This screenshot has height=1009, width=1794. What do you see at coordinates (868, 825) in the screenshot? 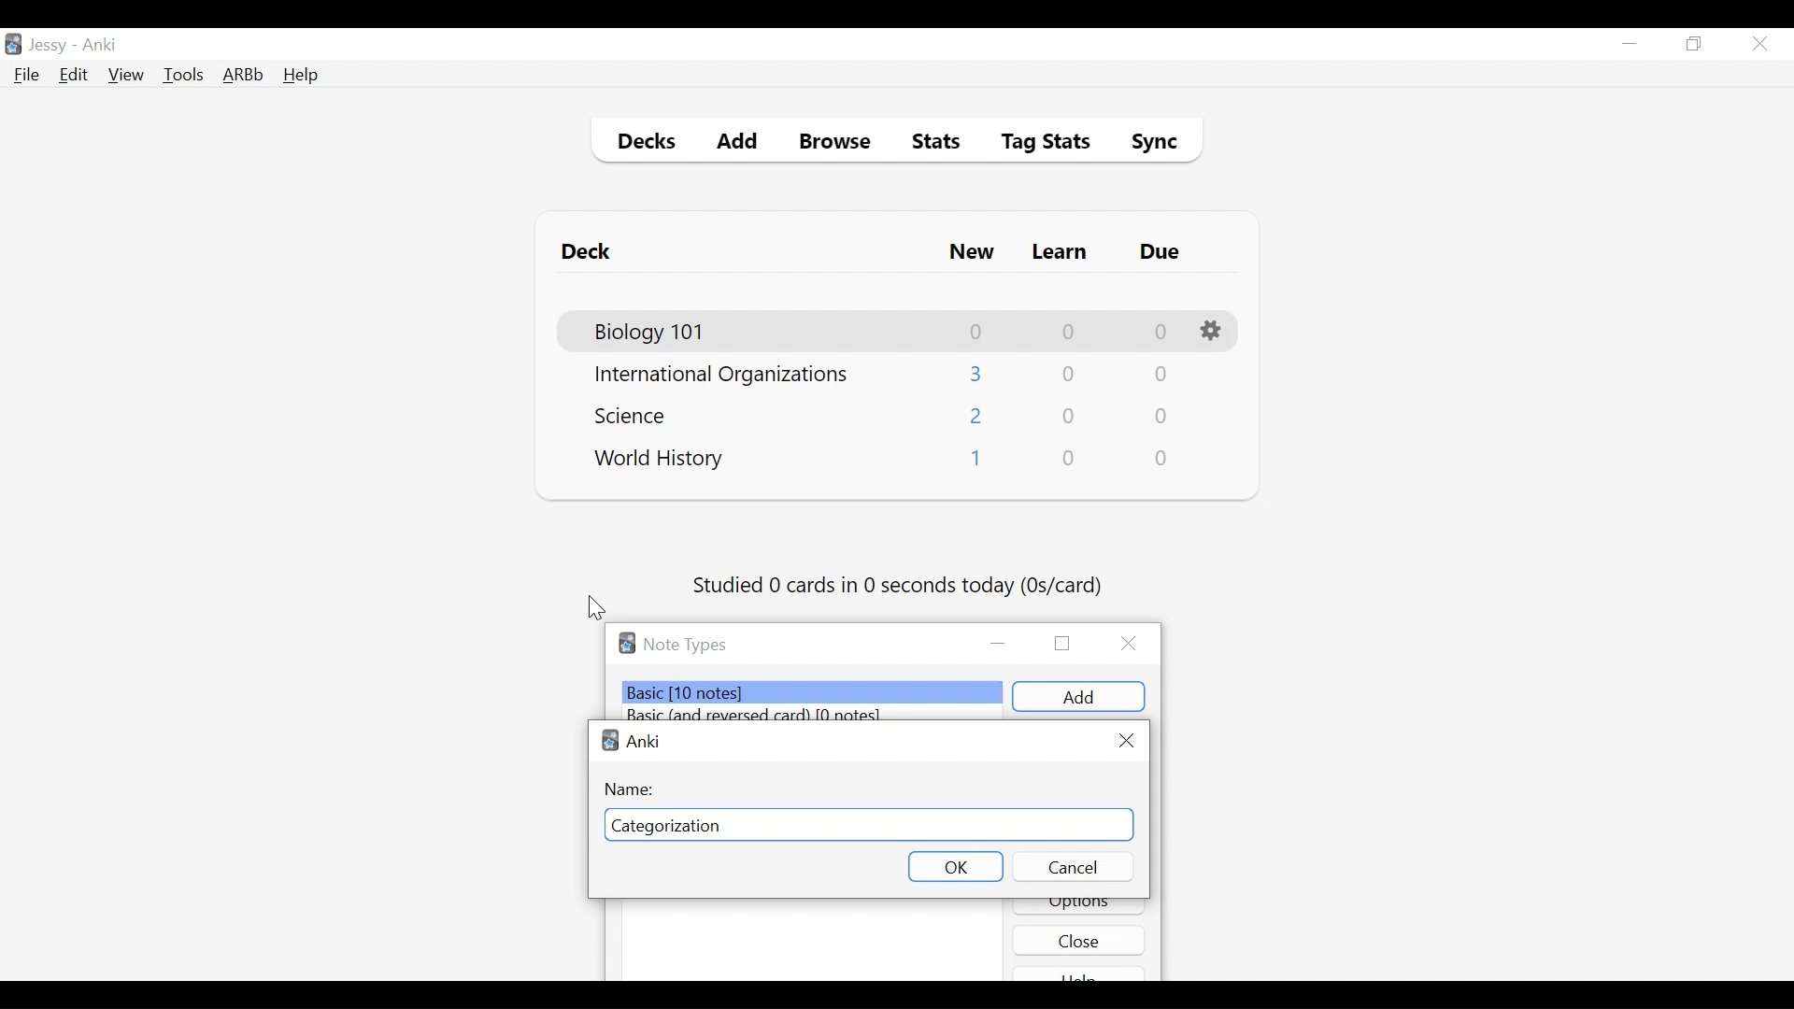
I see `Field Name` at bounding box center [868, 825].